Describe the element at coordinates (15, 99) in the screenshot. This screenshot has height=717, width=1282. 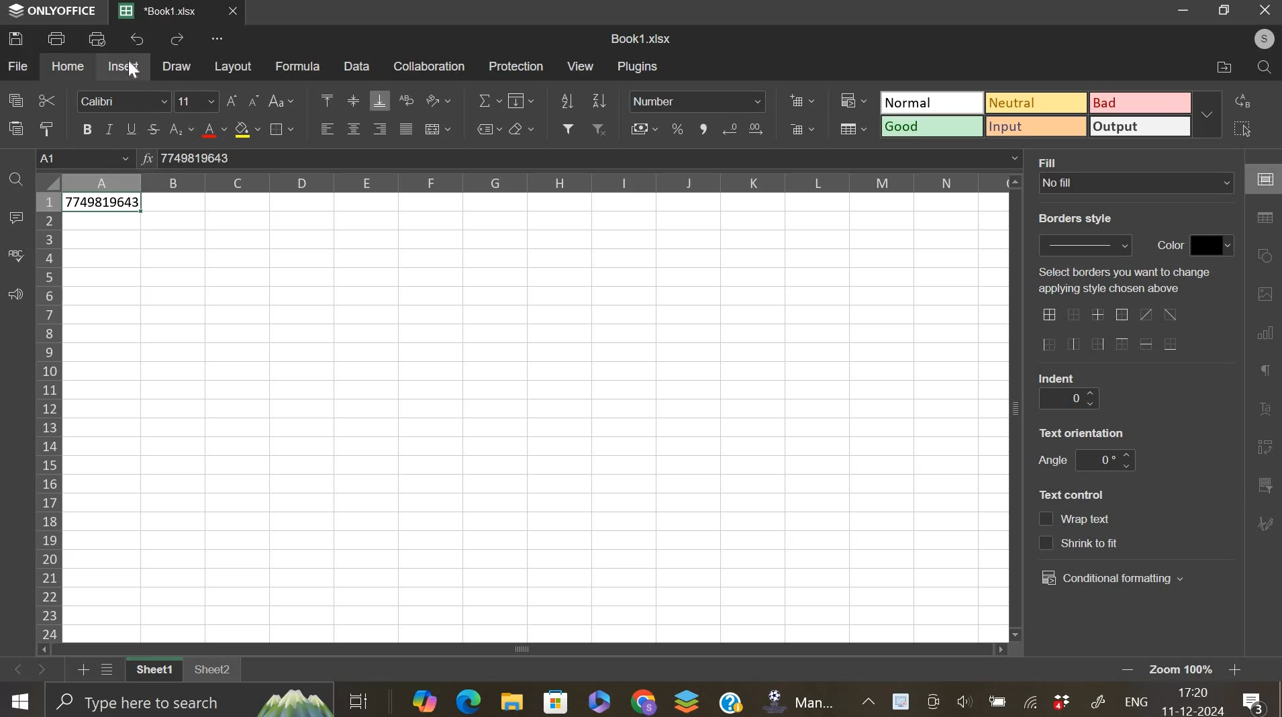
I see `copy` at that location.